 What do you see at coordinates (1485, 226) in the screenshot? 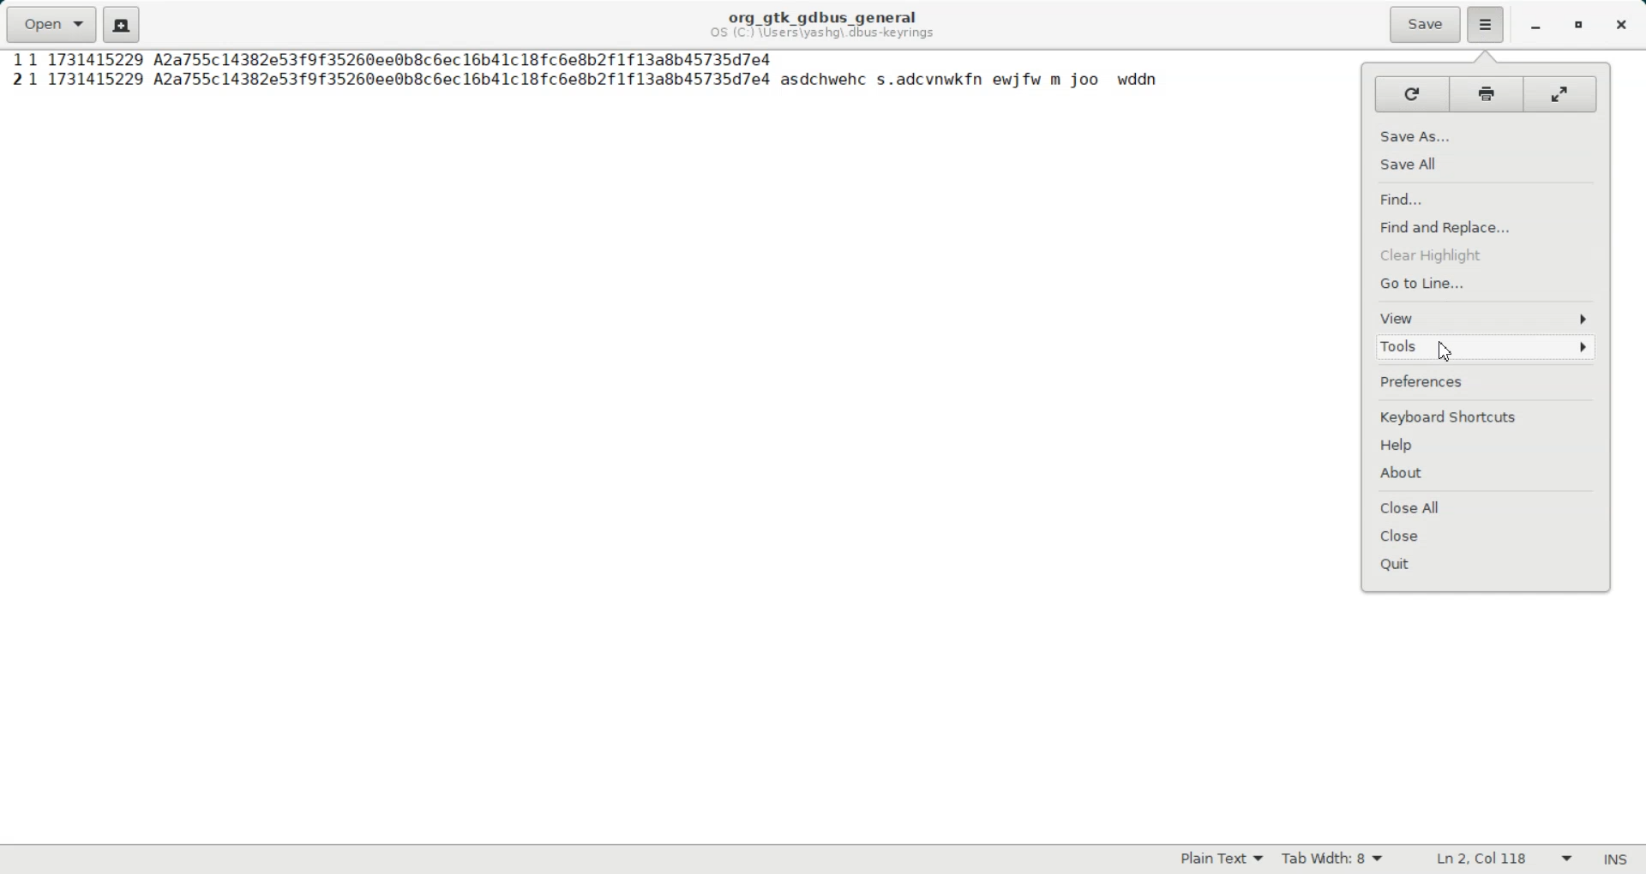
I see `Find and Replace` at bounding box center [1485, 226].